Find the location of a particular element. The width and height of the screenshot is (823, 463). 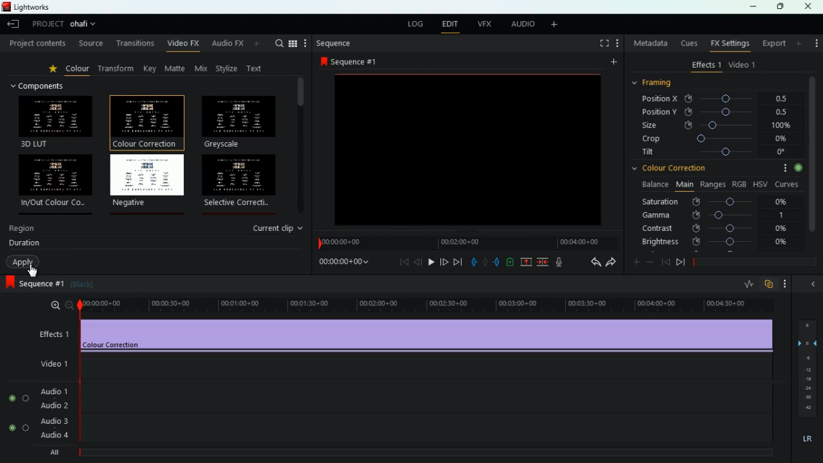

backward is located at coordinates (592, 262).